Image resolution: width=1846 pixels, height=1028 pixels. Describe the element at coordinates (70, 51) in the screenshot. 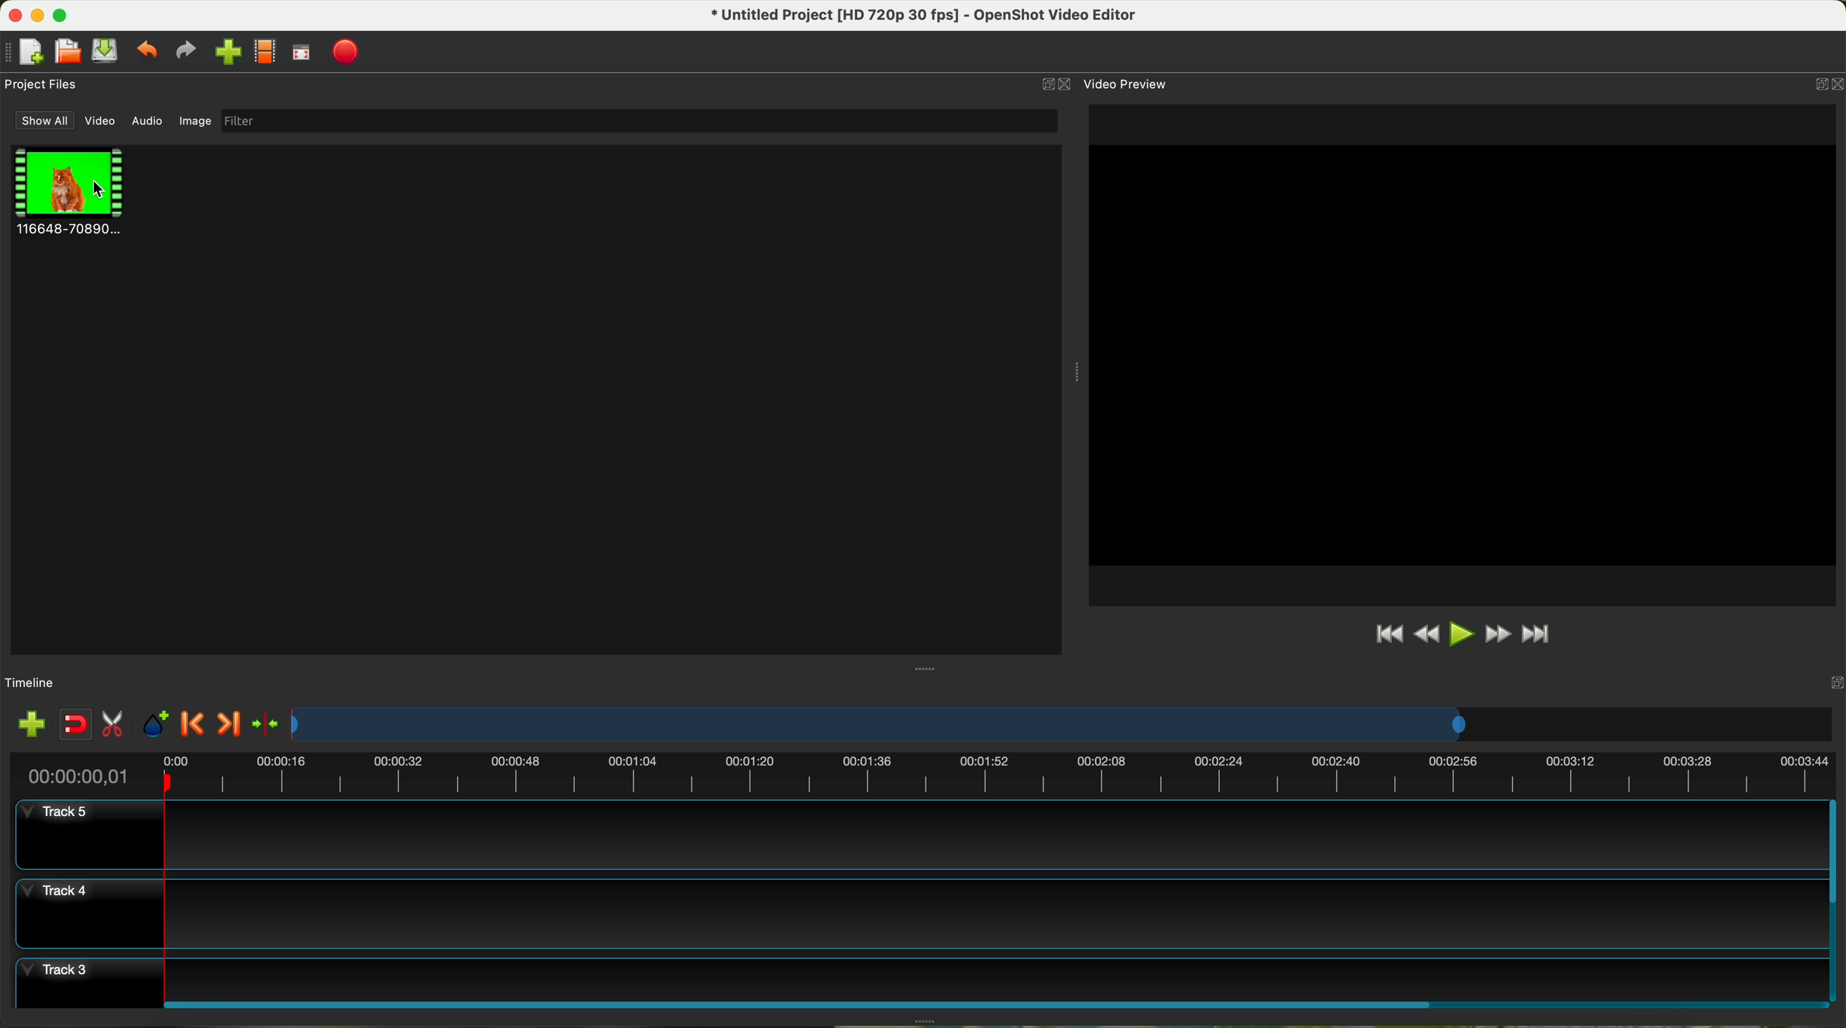

I see `open project` at that location.